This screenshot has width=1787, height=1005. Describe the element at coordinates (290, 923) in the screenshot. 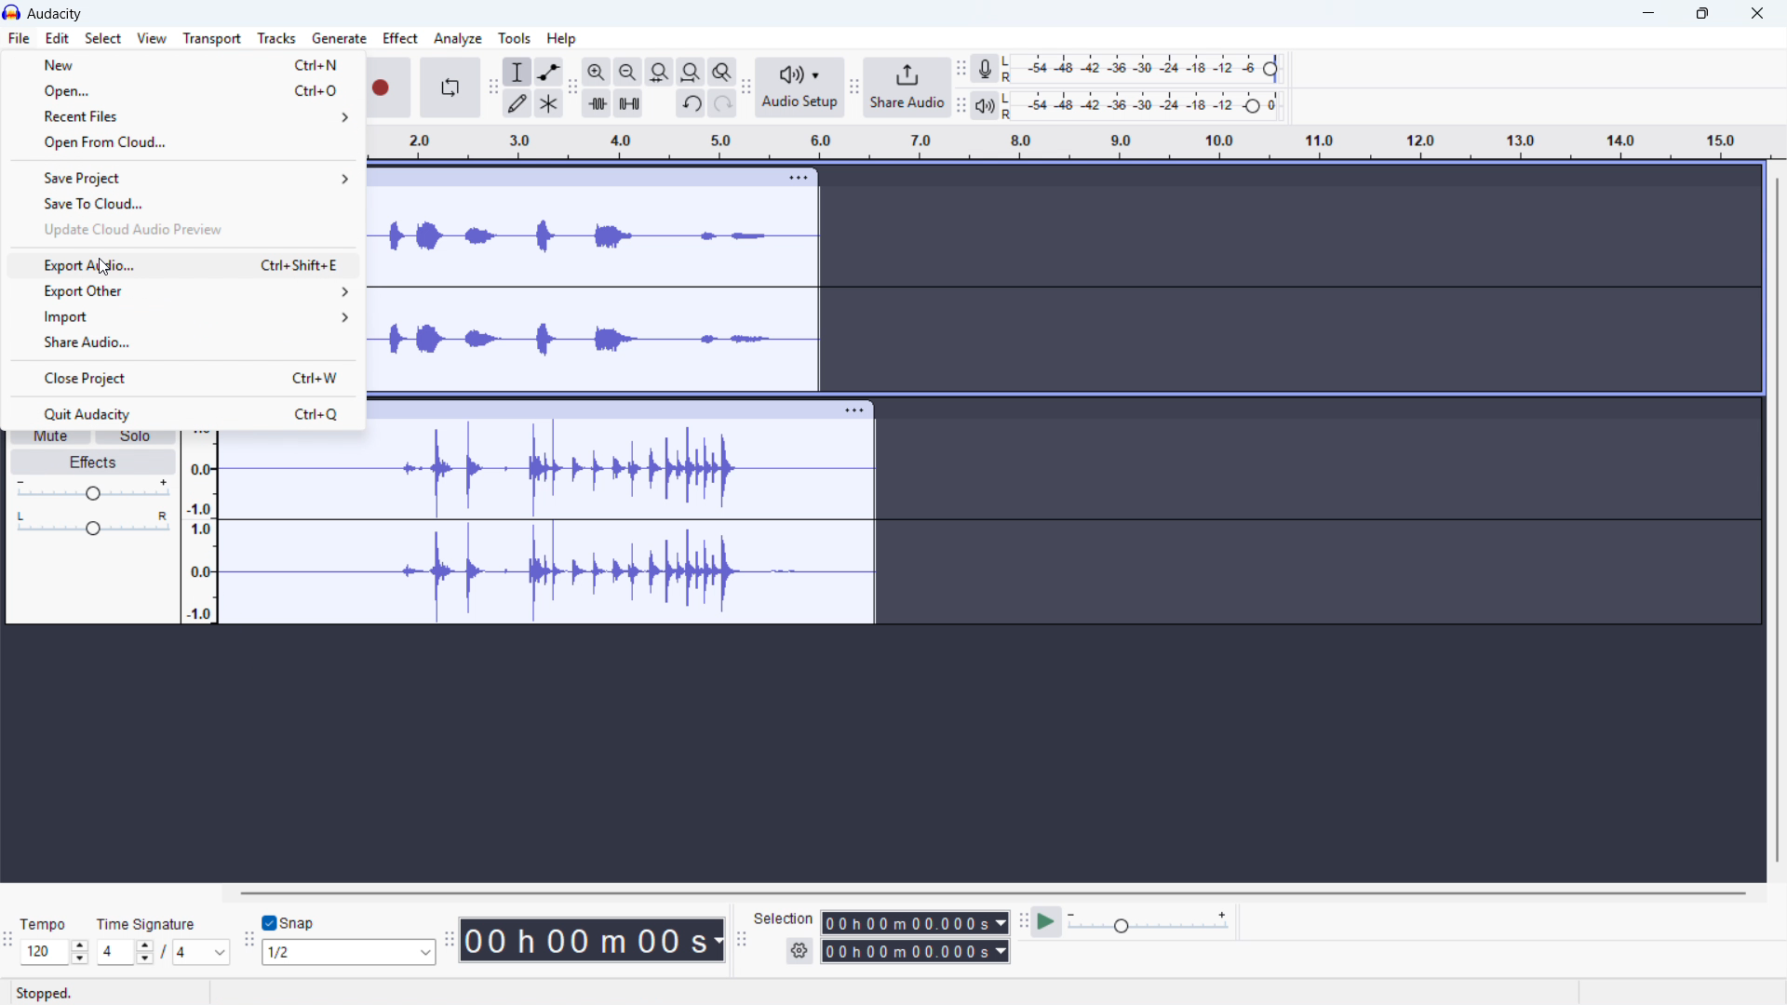

I see `Toggle snap` at that location.